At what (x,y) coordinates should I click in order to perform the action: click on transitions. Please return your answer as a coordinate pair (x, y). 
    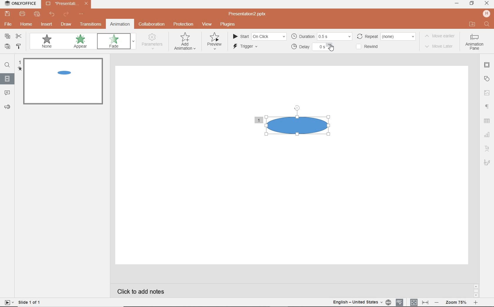
    Looking at the image, I should click on (91, 24).